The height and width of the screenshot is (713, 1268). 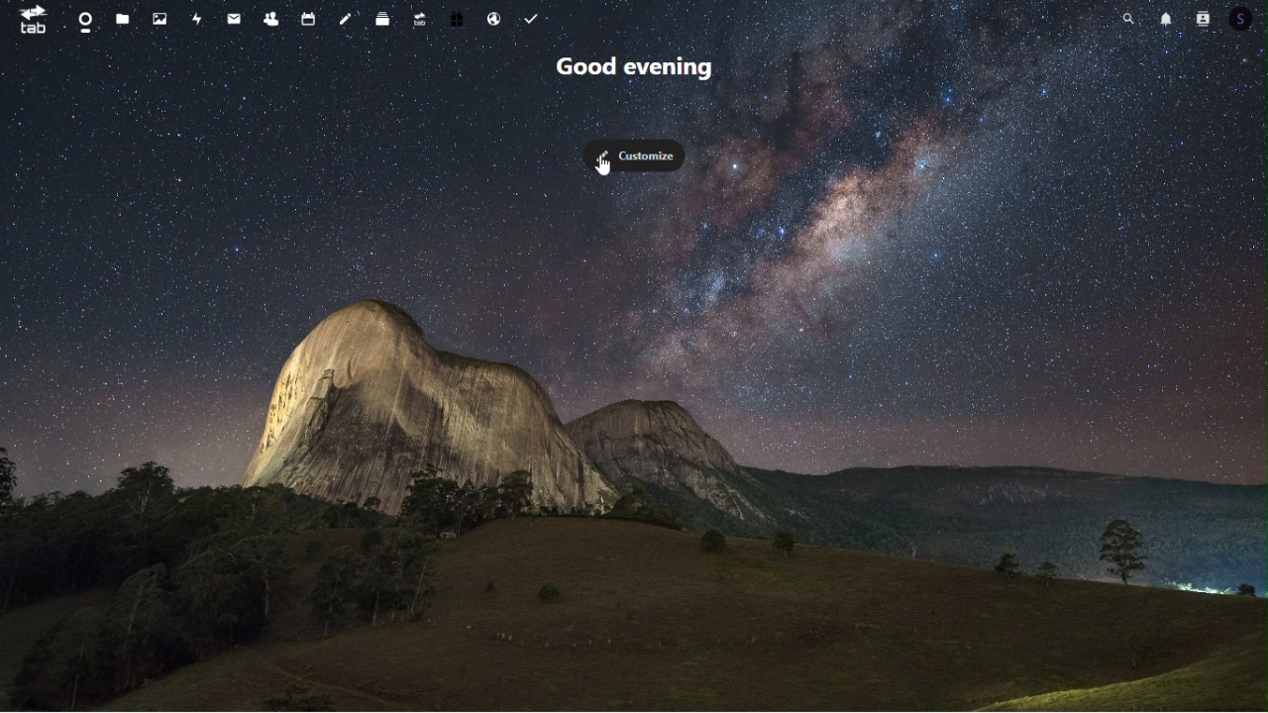 I want to click on Activity, so click(x=197, y=18).